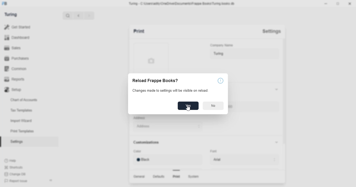 The width and height of the screenshot is (356, 187). What do you see at coordinates (189, 109) in the screenshot?
I see `cursor` at bounding box center [189, 109].